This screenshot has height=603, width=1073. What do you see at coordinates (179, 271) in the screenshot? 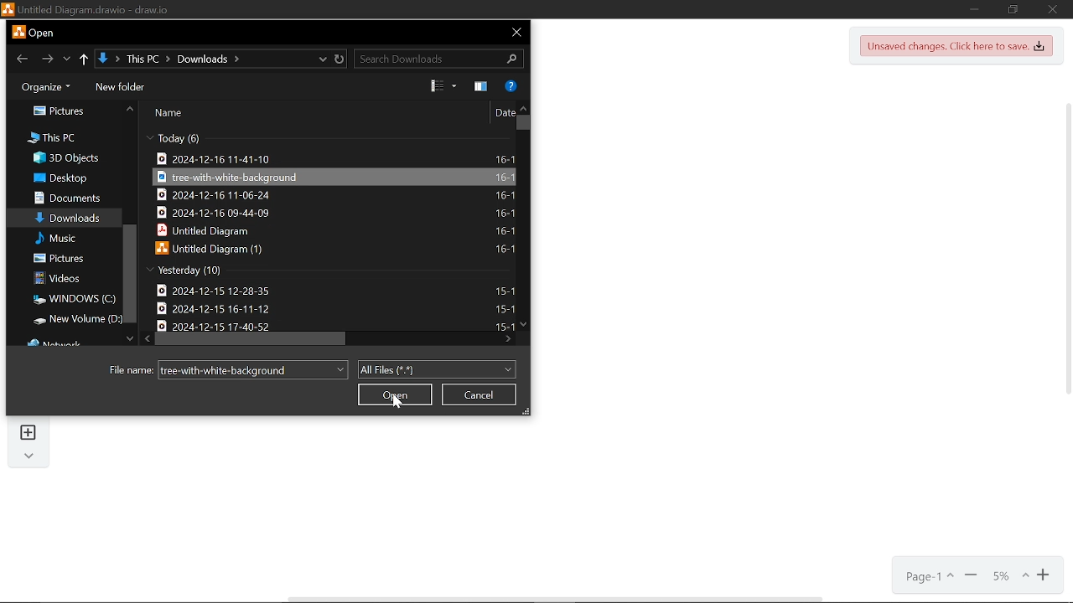
I see `hide files created yesterday` at bounding box center [179, 271].